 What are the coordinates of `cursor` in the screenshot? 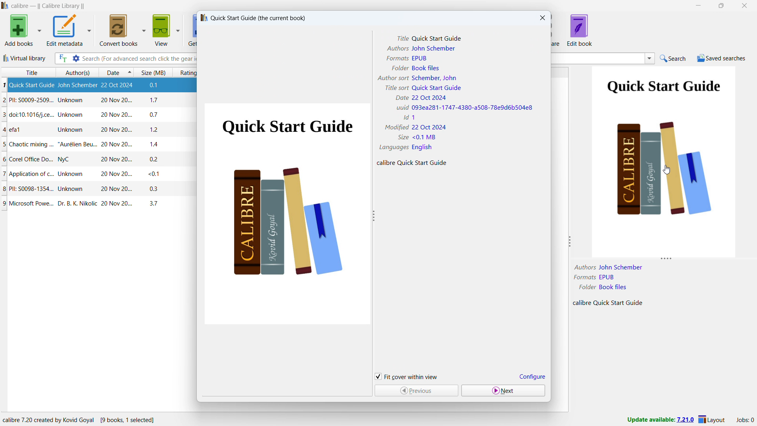 It's located at (667, 170).